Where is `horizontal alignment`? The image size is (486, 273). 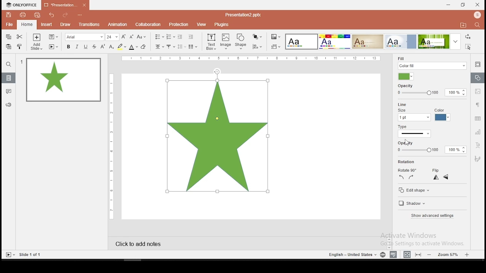 horizontal alignment is located at coordinates (159, 47).